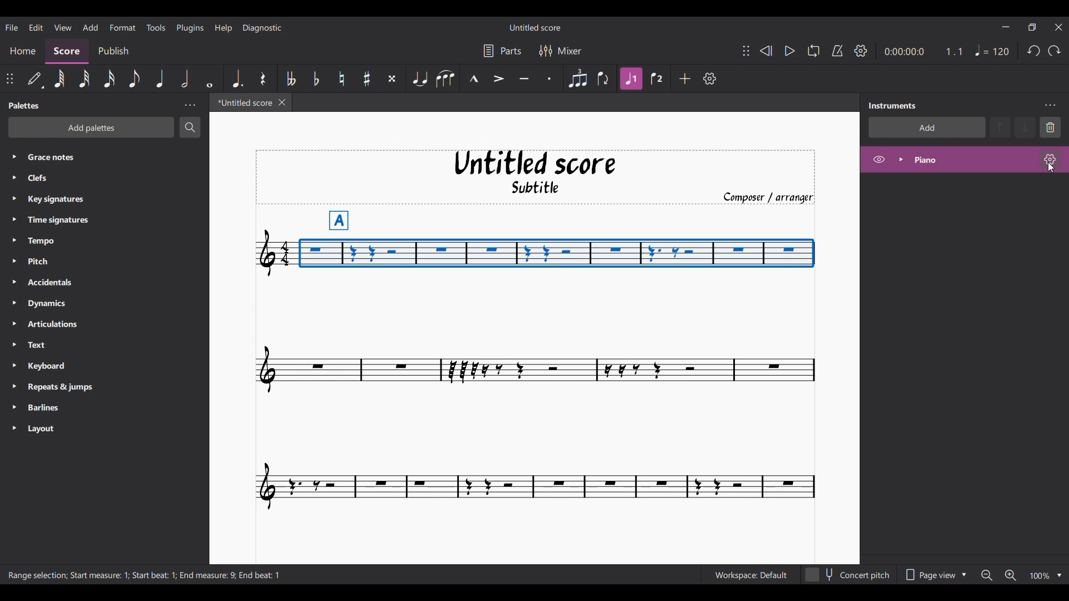  Describe the element at coordinates (190, 127) in the screenshot. I see `Search` at that location.